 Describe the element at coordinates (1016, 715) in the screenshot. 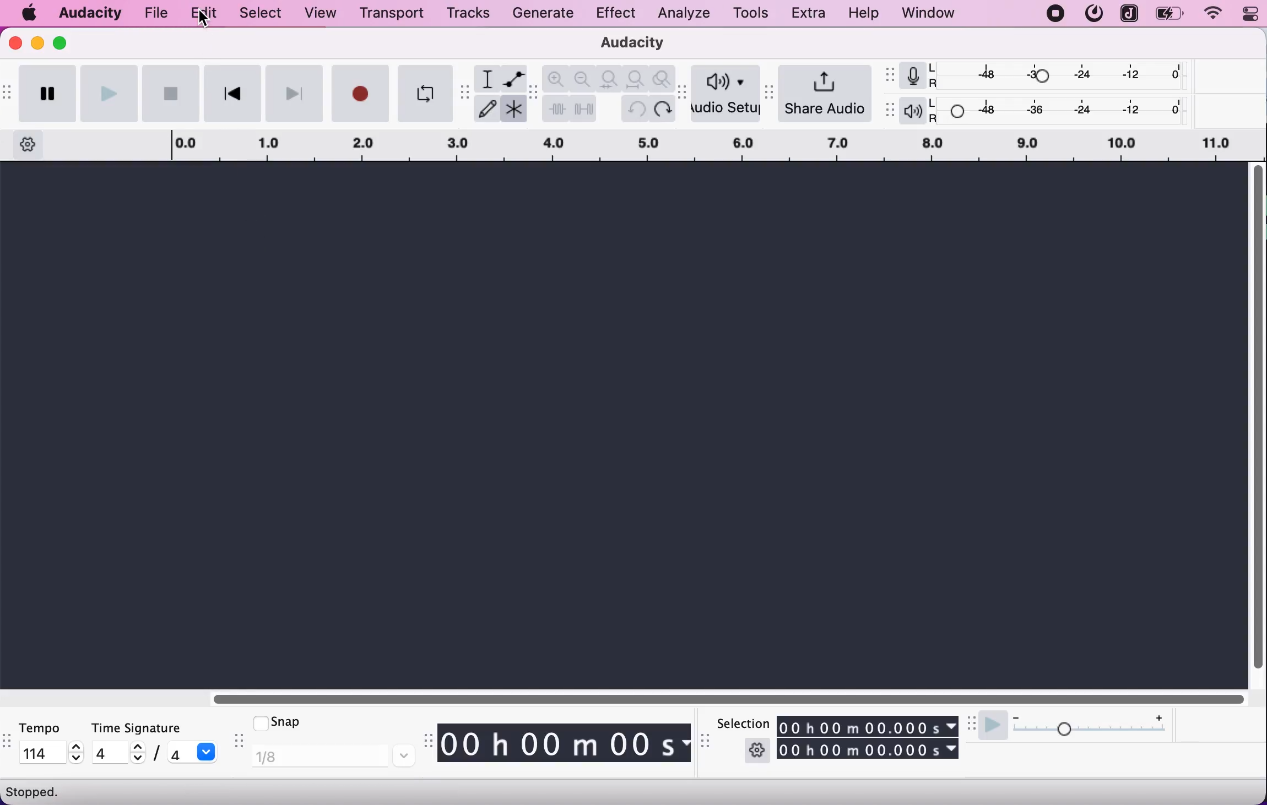

I see `decrease` at that location.